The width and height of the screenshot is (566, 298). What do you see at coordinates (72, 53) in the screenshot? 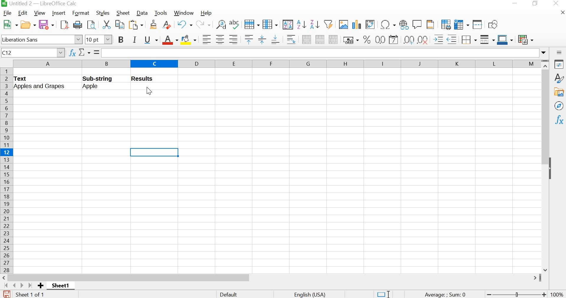
I see `function wizard` at bounding box center [72, 53].